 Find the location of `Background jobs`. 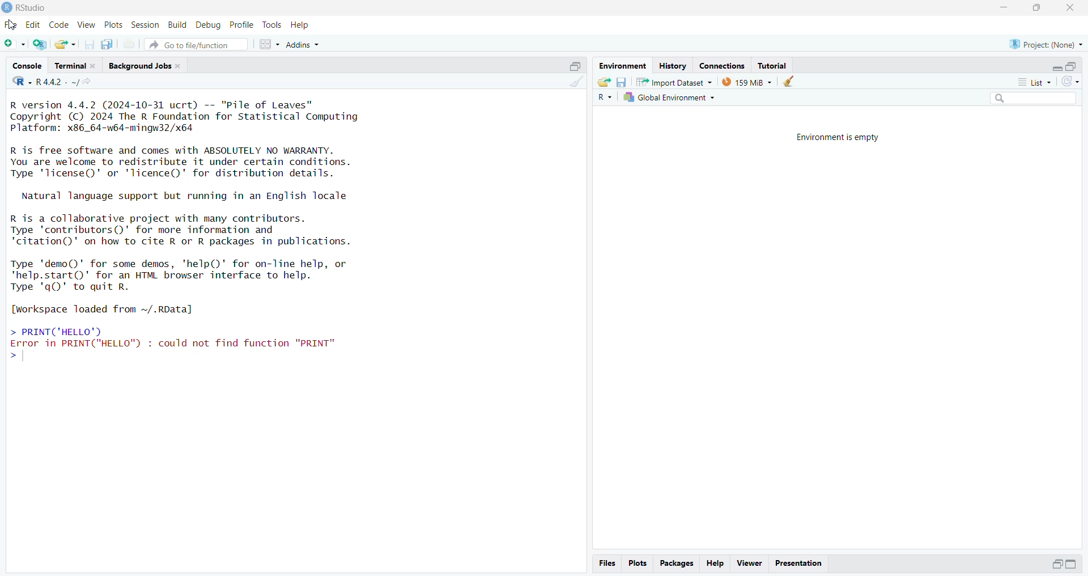

Background jobs is located at coordinates (146, 66).